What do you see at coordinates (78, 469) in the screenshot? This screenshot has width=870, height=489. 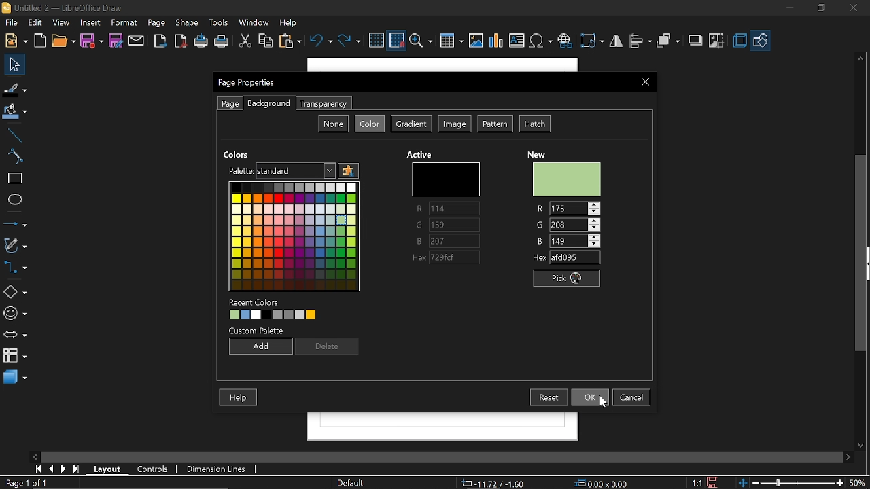 I see `Go to last page` at bounding box center [78, 469].